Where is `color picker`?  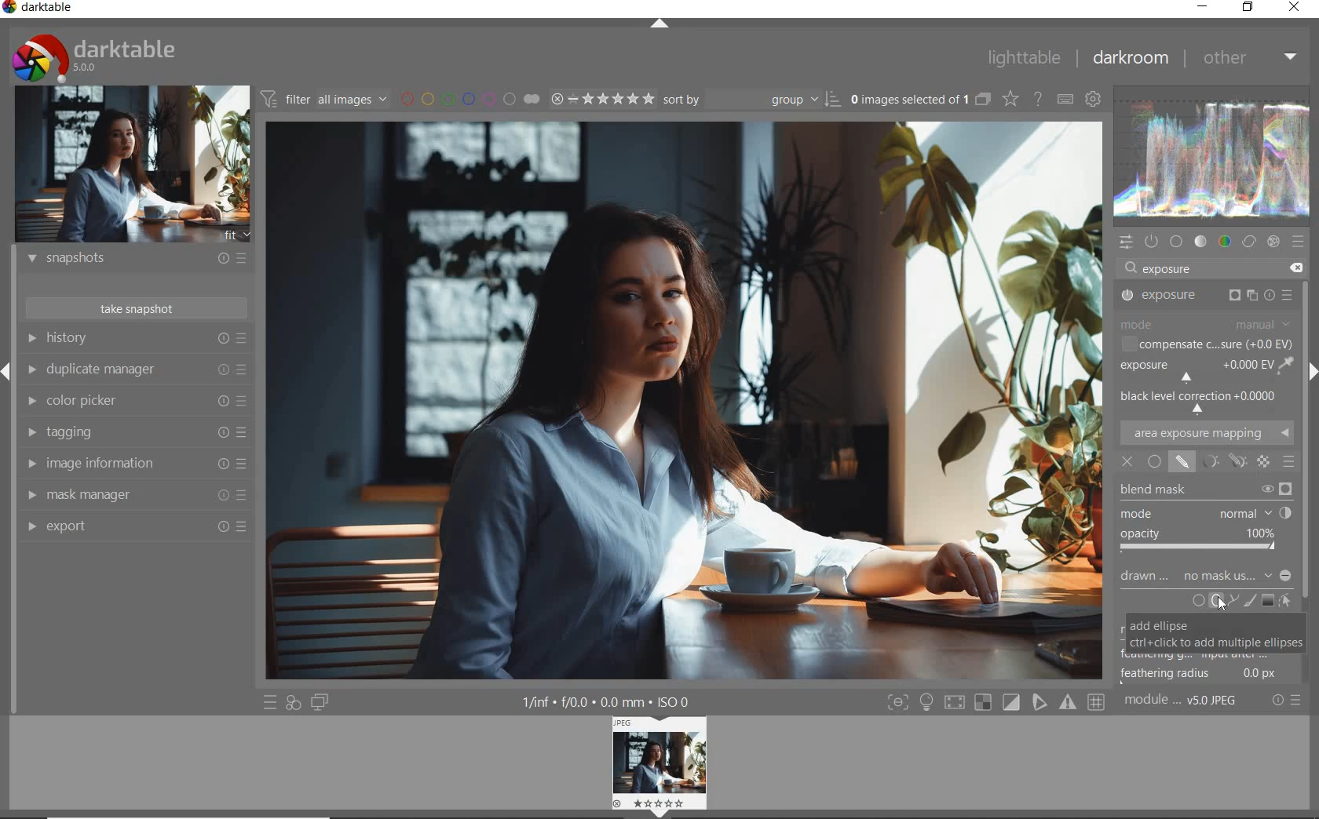 color picker is located at coordinates (137, 401).